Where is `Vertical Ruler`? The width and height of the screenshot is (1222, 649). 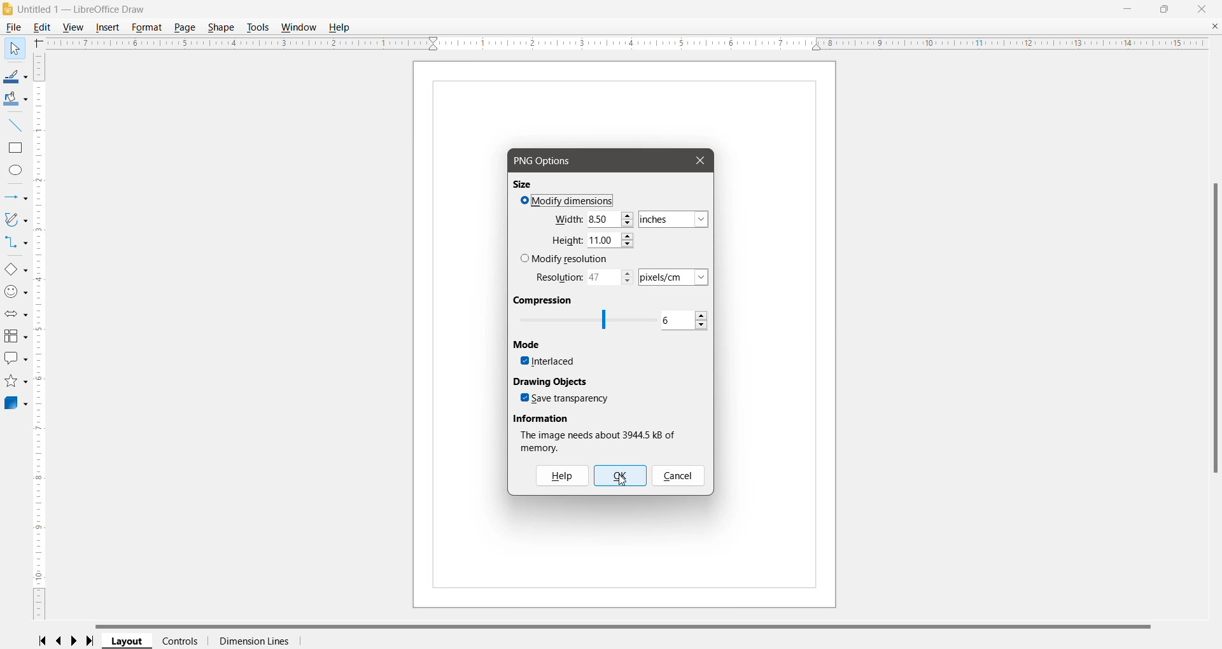
Vertical Ruler is located at coordinates (40, 335).